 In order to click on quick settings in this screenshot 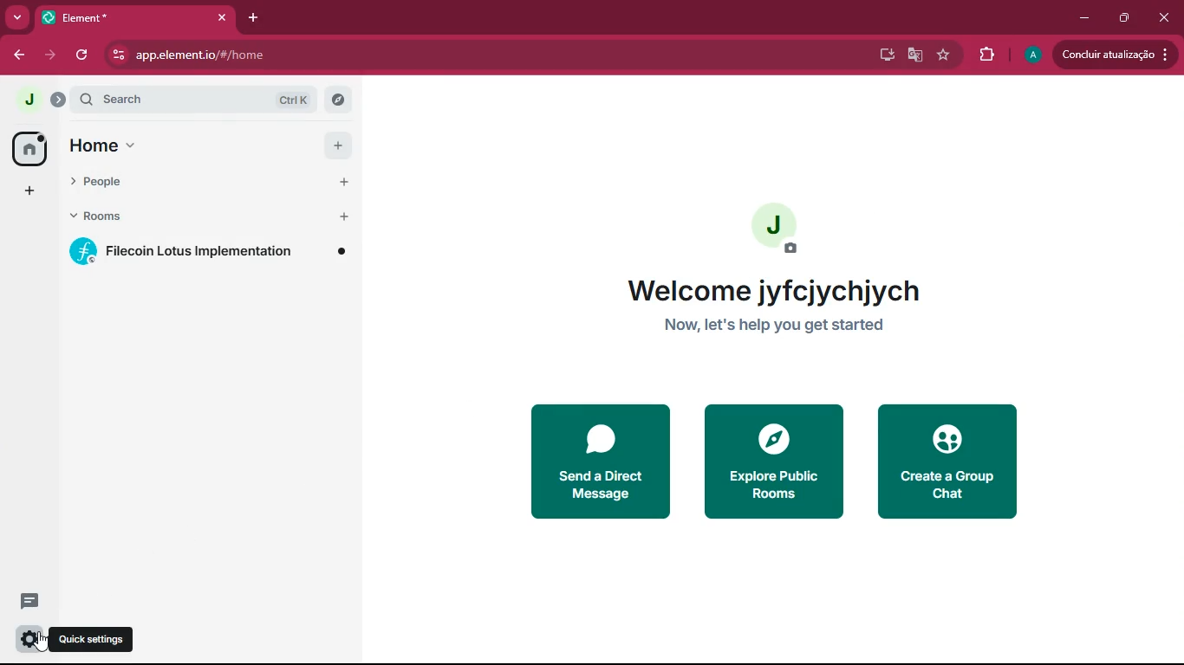, I will do `click(28, 636)`.